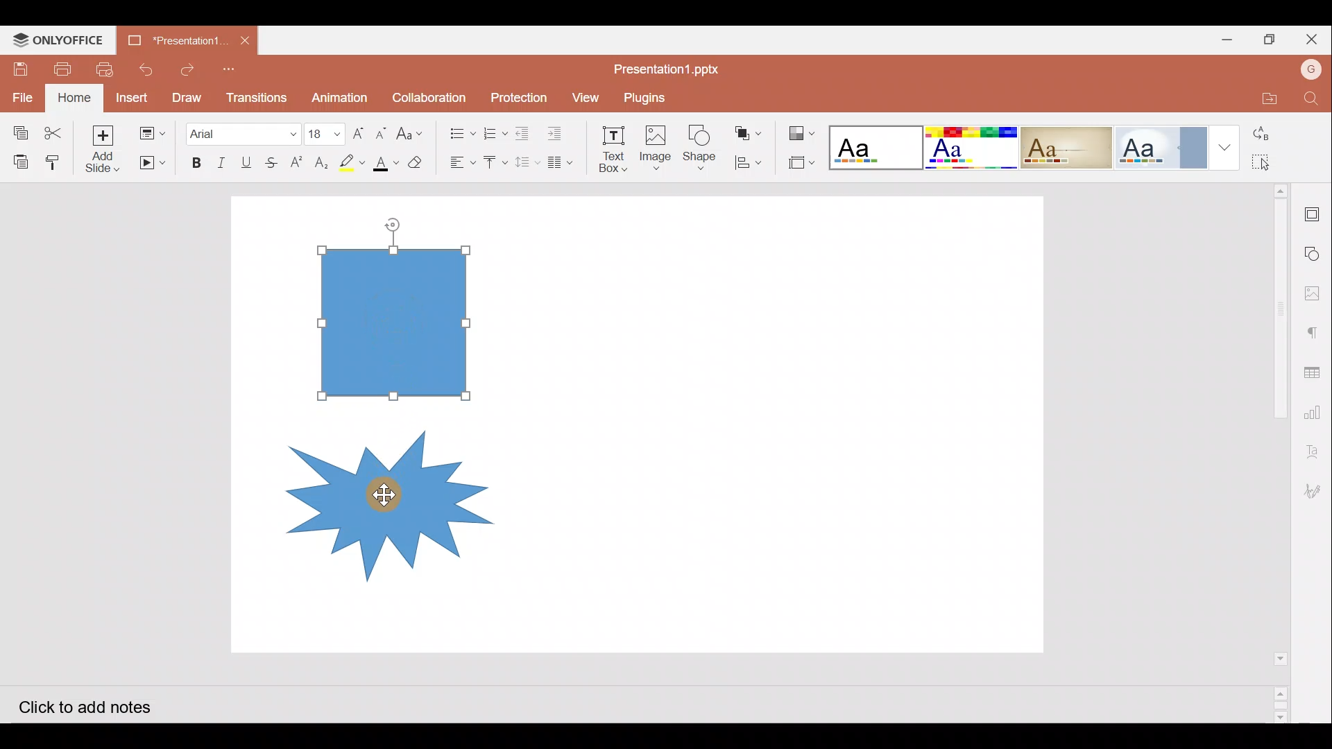 This screenshot has width=1332, height=749. I want to click on Insert columns, so click(563, 162).